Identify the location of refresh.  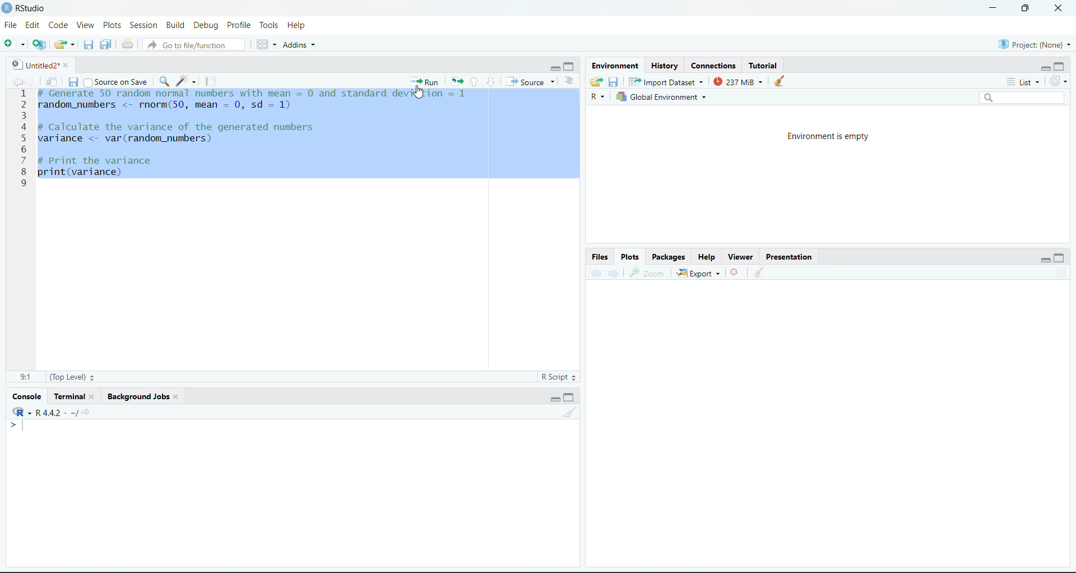
(1063, 272).